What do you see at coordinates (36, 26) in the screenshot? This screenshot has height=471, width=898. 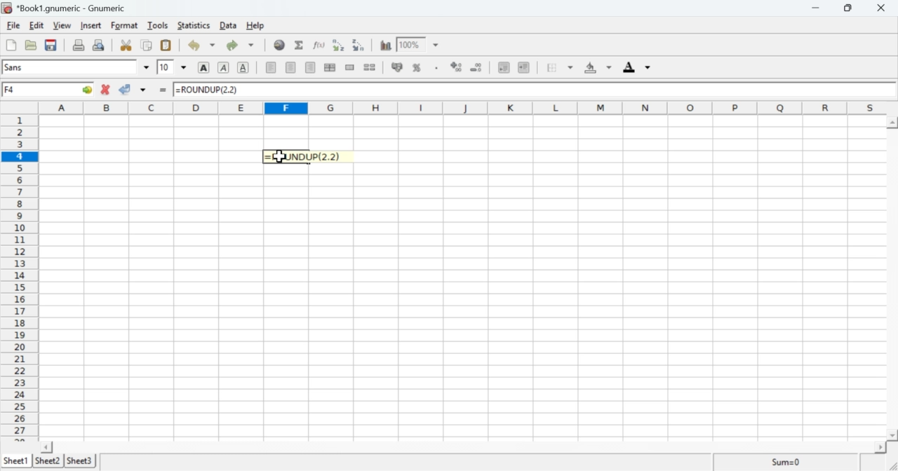 I see `Edit` at bounding box center [36, 26].